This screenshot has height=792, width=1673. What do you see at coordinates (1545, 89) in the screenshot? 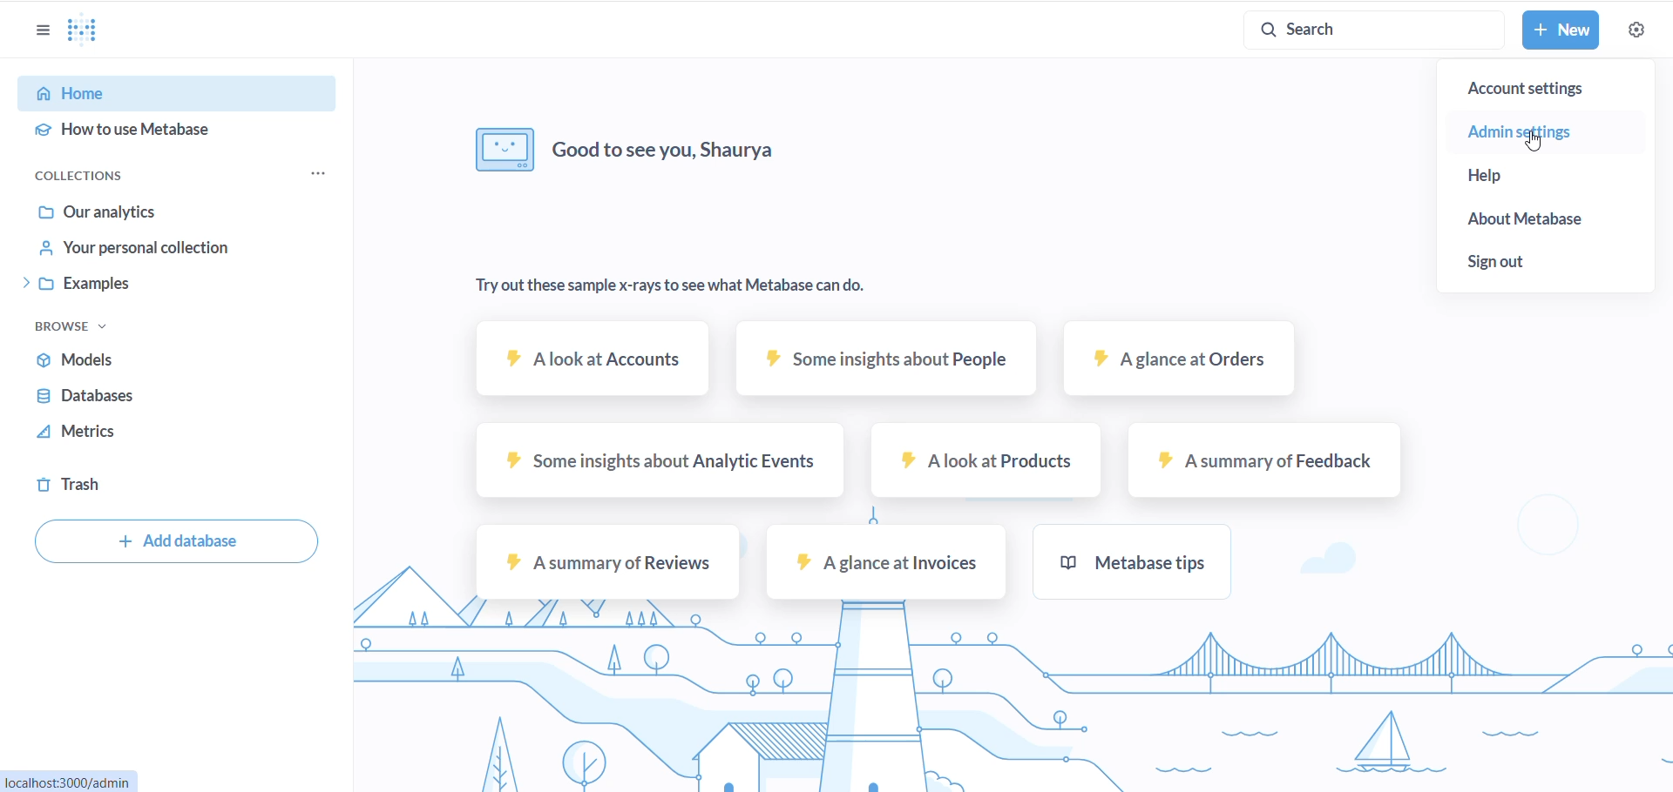
I see `account settings` at bounding box center [1545, 89].